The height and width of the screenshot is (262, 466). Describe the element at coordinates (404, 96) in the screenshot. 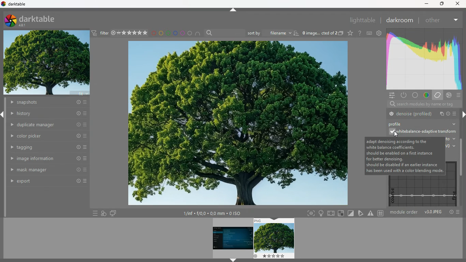

I see `power` at that location.